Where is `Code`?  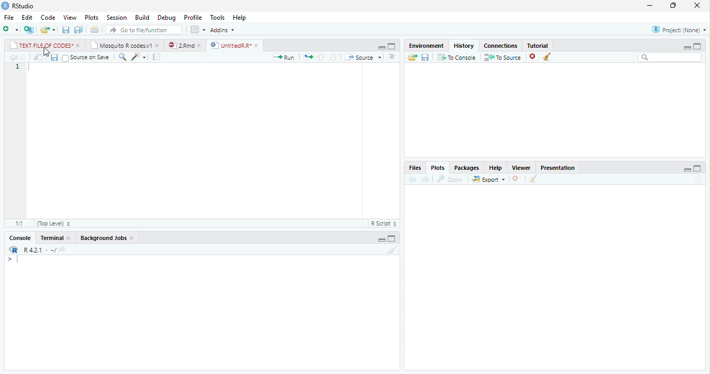
Code is located at coordinates (48, 18).